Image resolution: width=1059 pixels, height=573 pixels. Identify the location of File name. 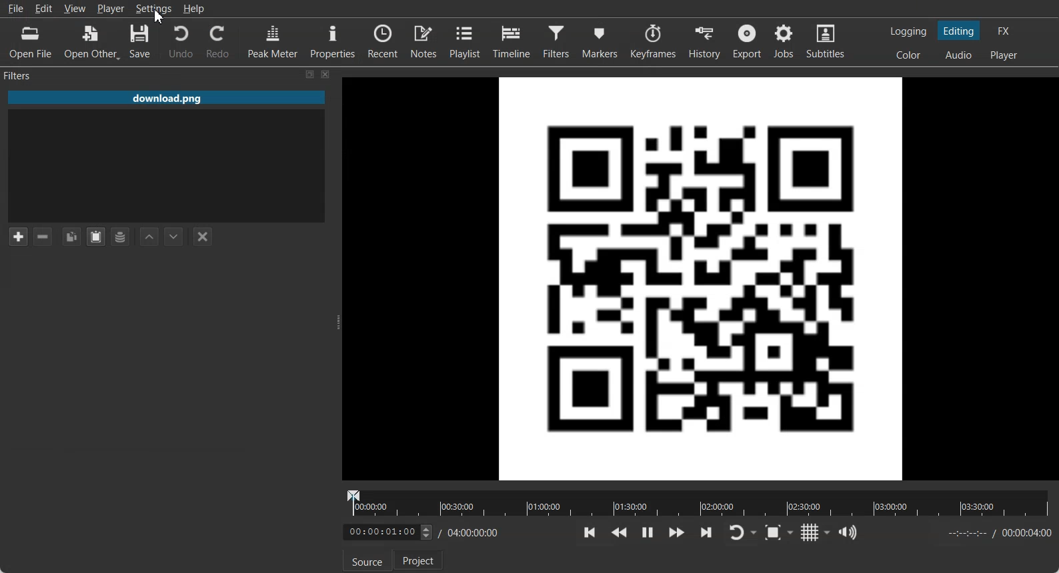
(167, 95).